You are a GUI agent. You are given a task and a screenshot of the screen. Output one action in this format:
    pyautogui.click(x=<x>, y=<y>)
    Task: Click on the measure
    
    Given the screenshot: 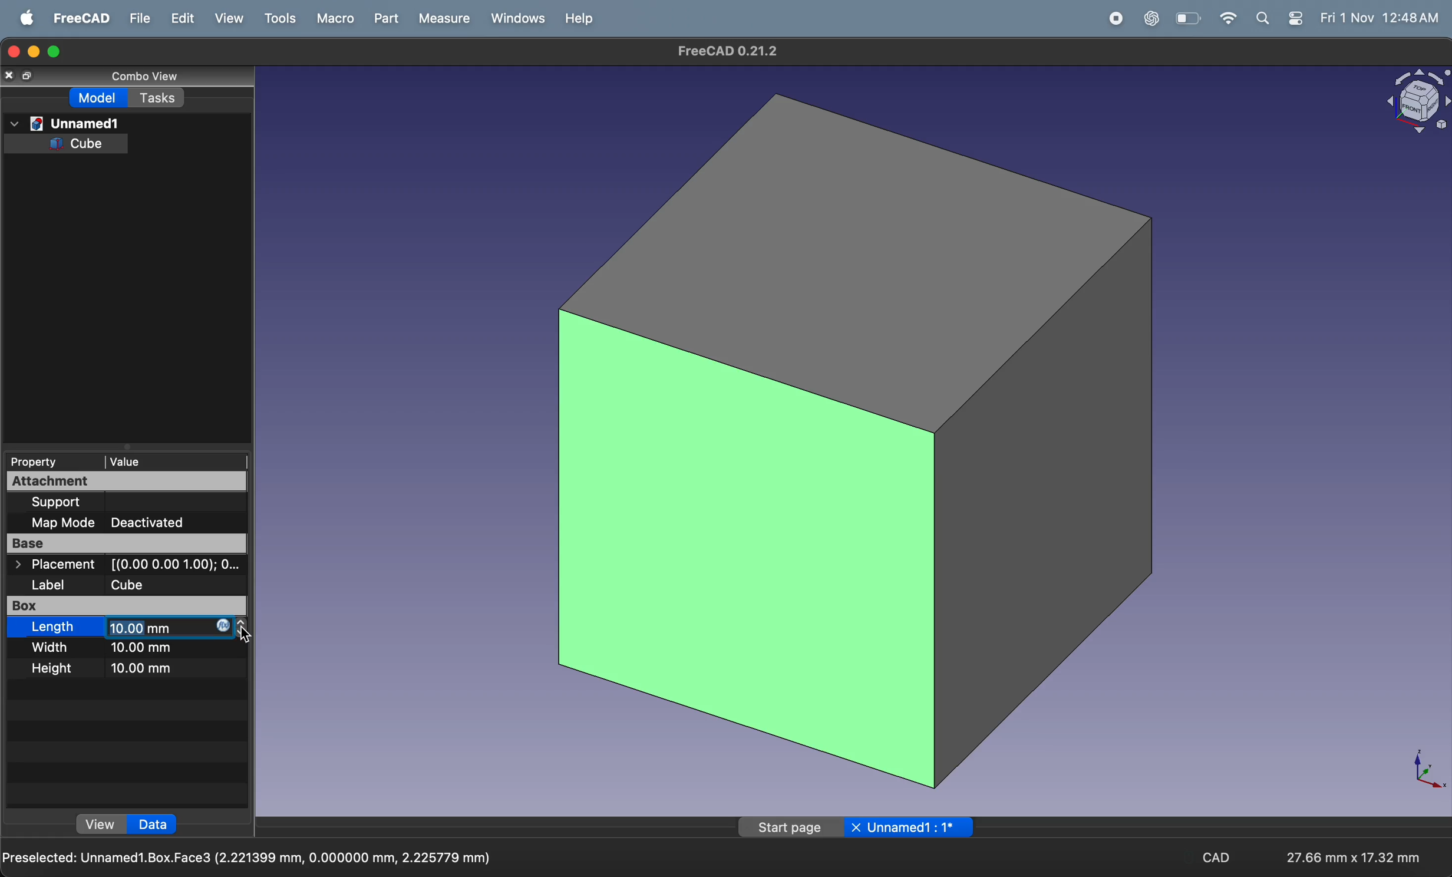 What is the action you would take?
    pyautogui.click(x=443, y=18)
    